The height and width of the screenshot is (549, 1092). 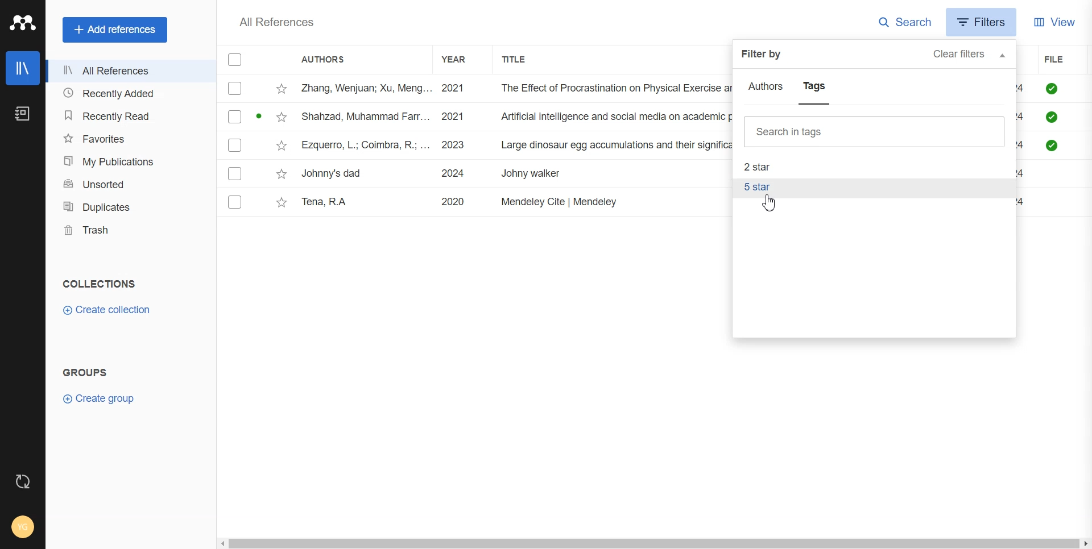 What do you see at coordinates (644, 541) in the screenshot?
I see `Horizontal scroll bar` at bounding box center [644, 541].